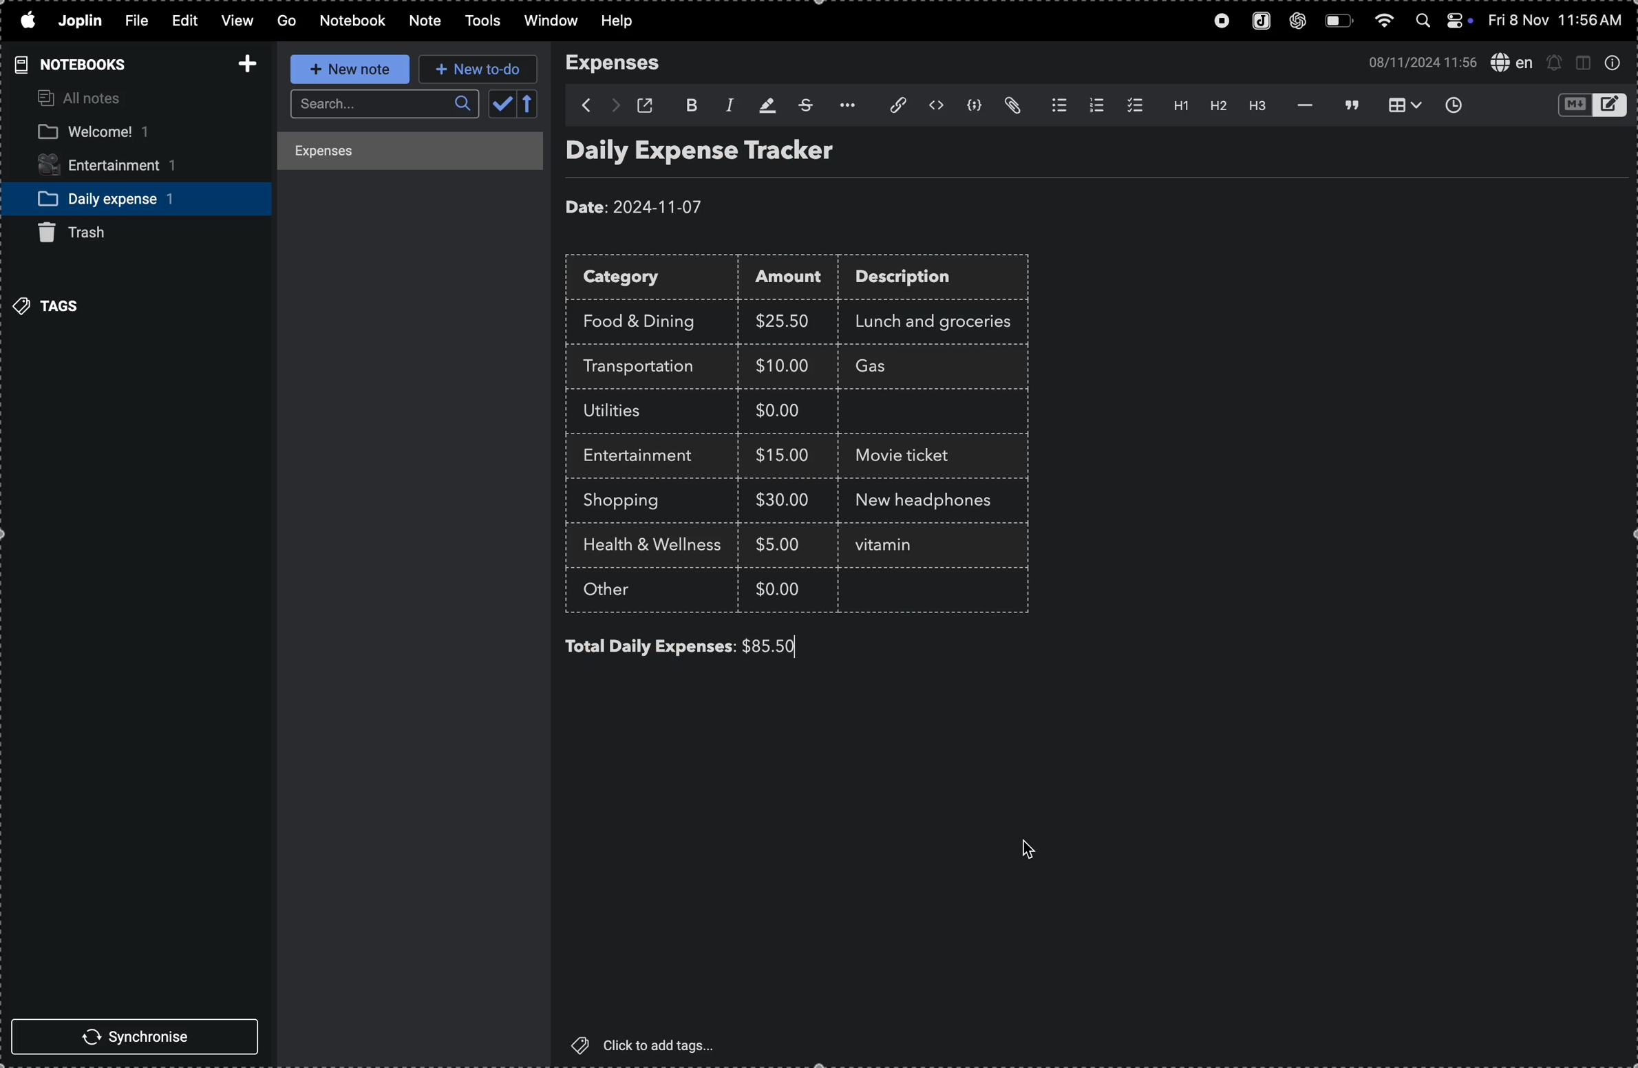  Describe the element at coordinates (579, 105) in the screenshot. I see `backward` at that location.